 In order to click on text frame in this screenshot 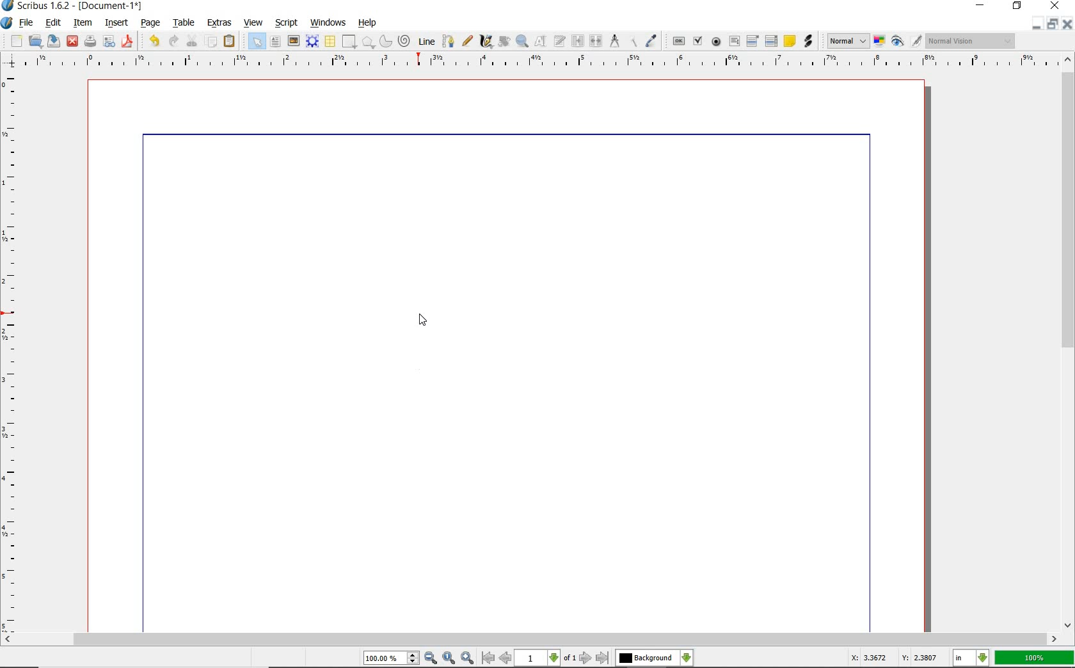, I will do `click(274, 42)`.